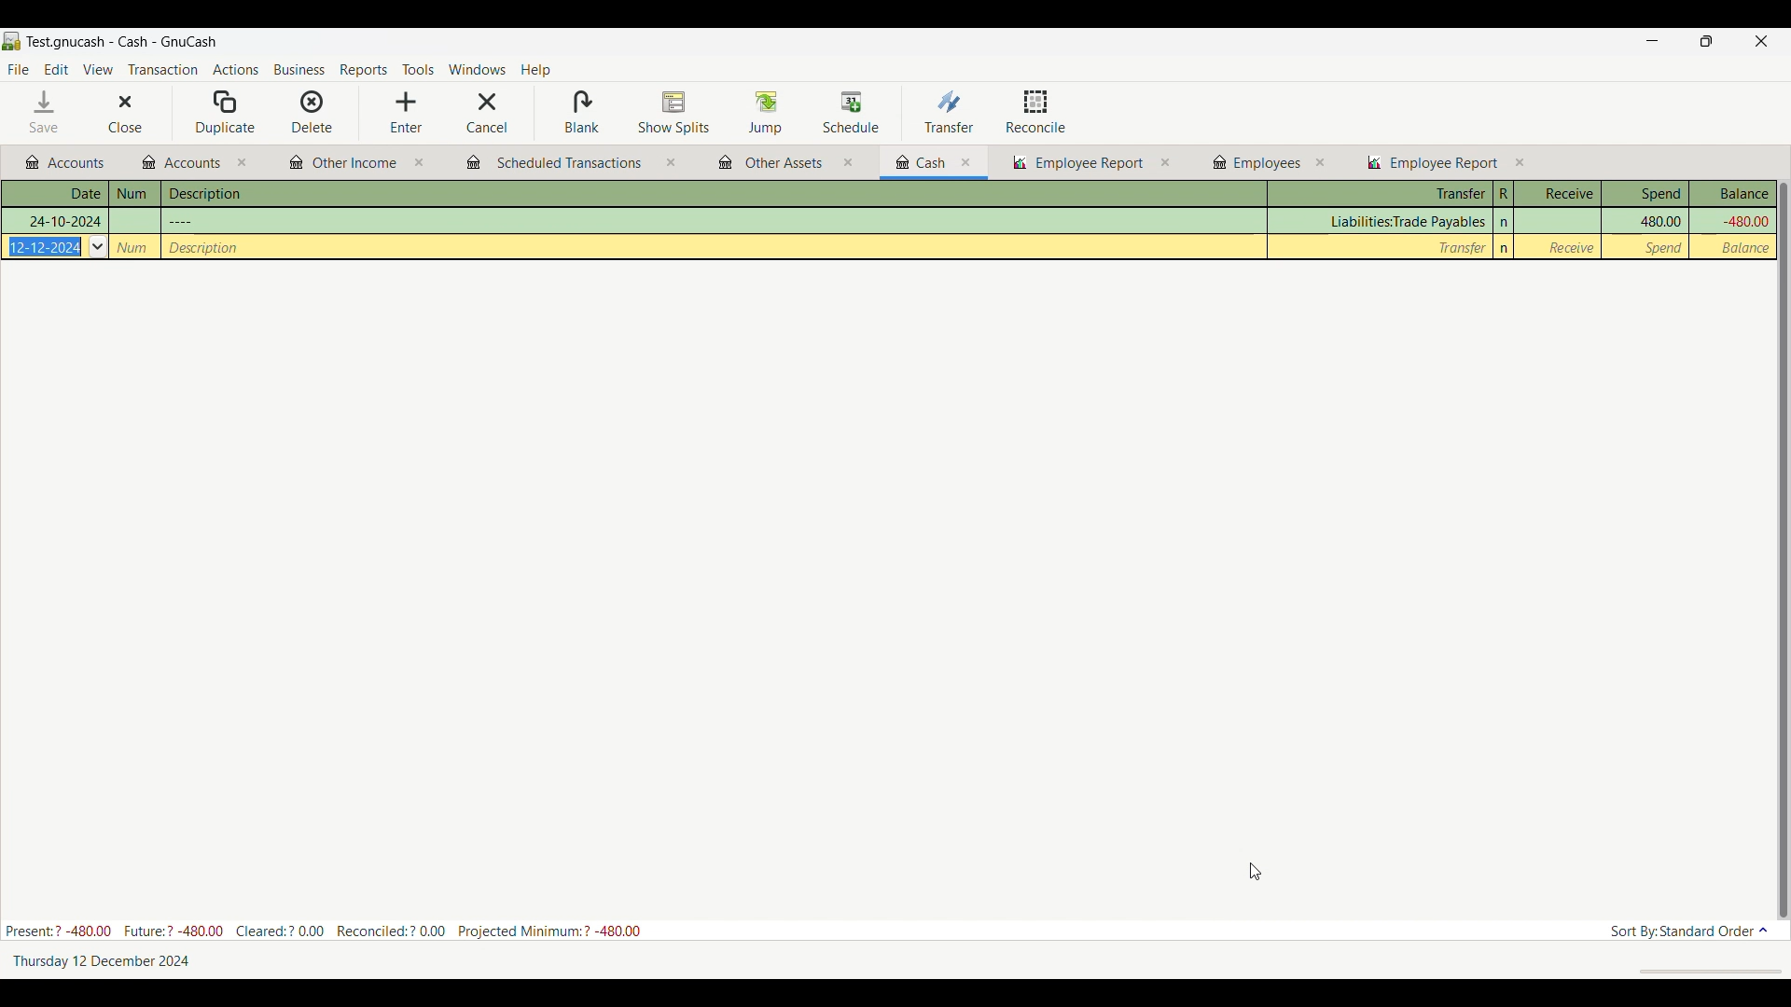  I want to click on , so click(132, 247).